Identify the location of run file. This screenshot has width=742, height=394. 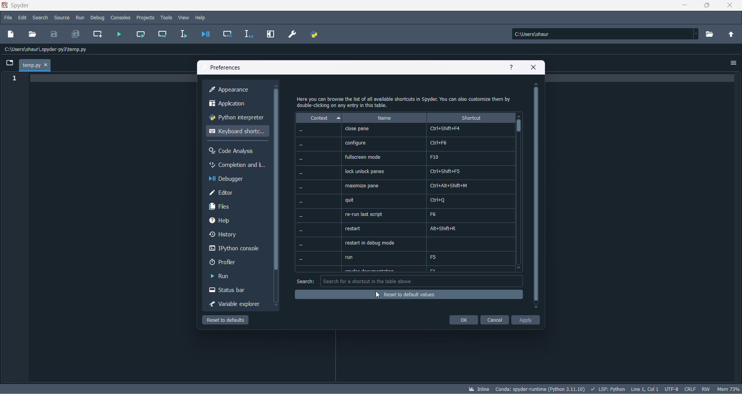
(117, 34).